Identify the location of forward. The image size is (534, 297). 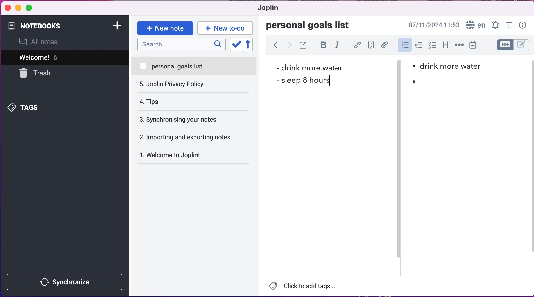
(290, 46).